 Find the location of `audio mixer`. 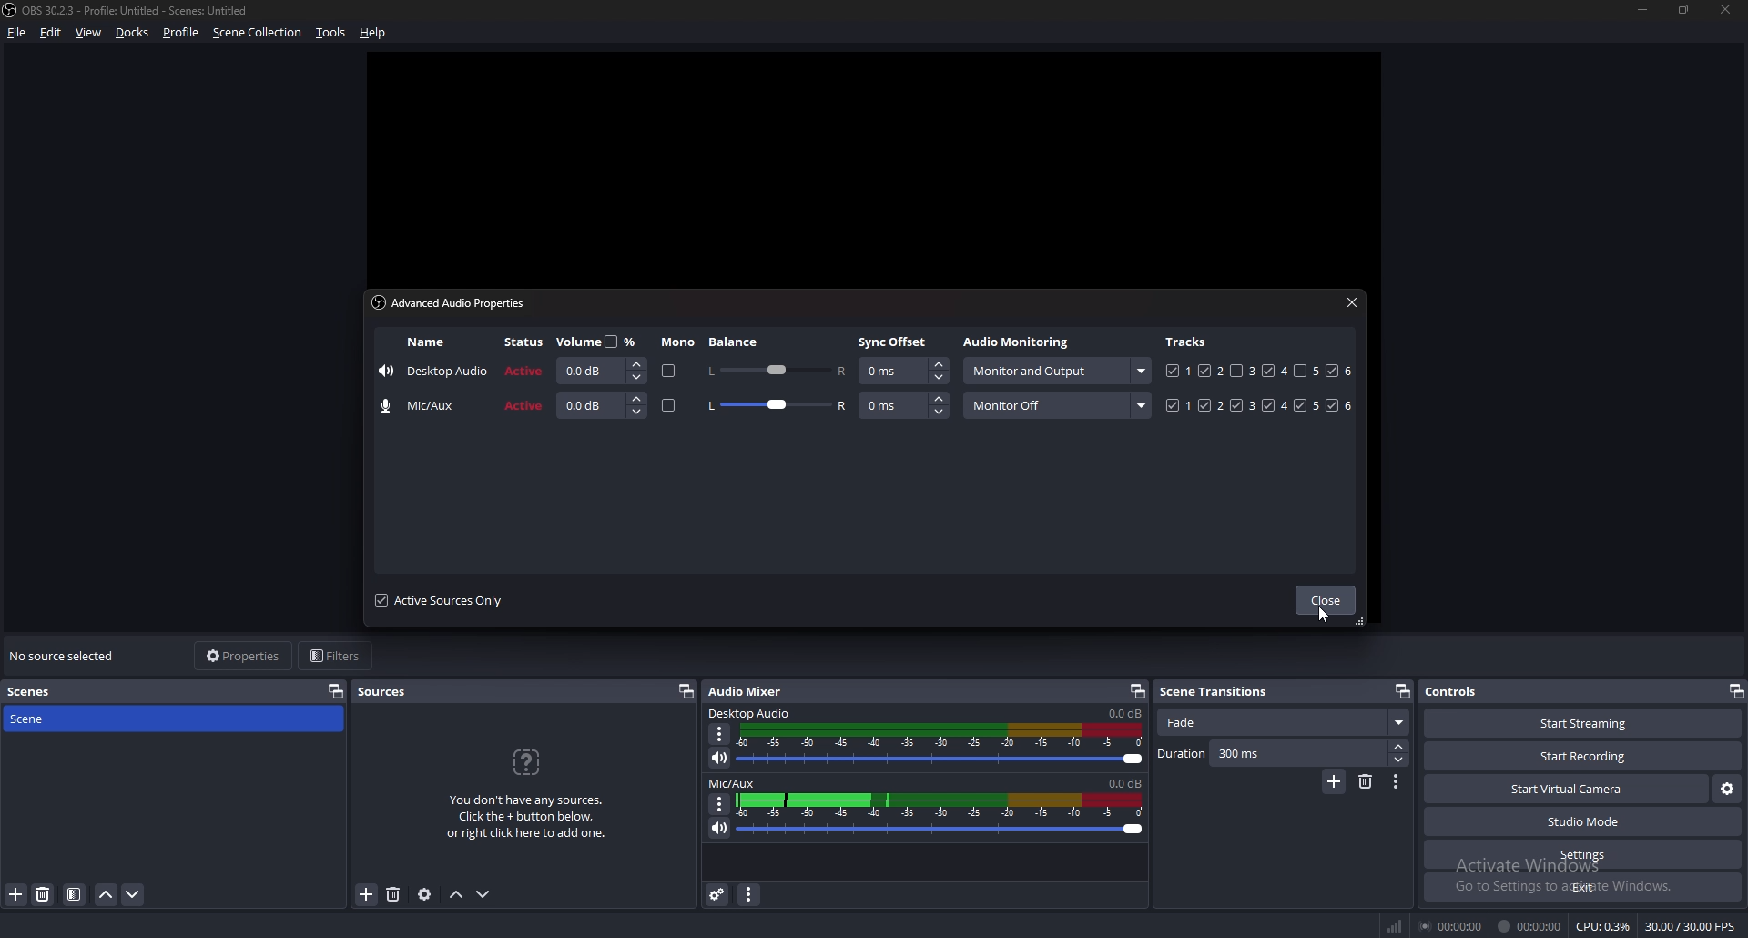

audio mixer is located at coordinates (749, 691).